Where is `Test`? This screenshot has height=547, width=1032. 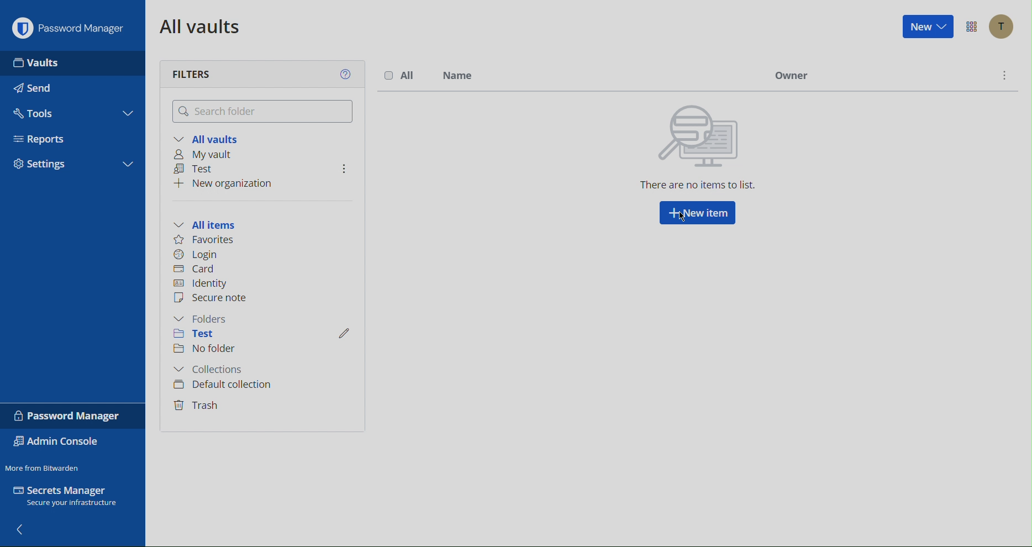 Test is located at coordinates (197, 168).